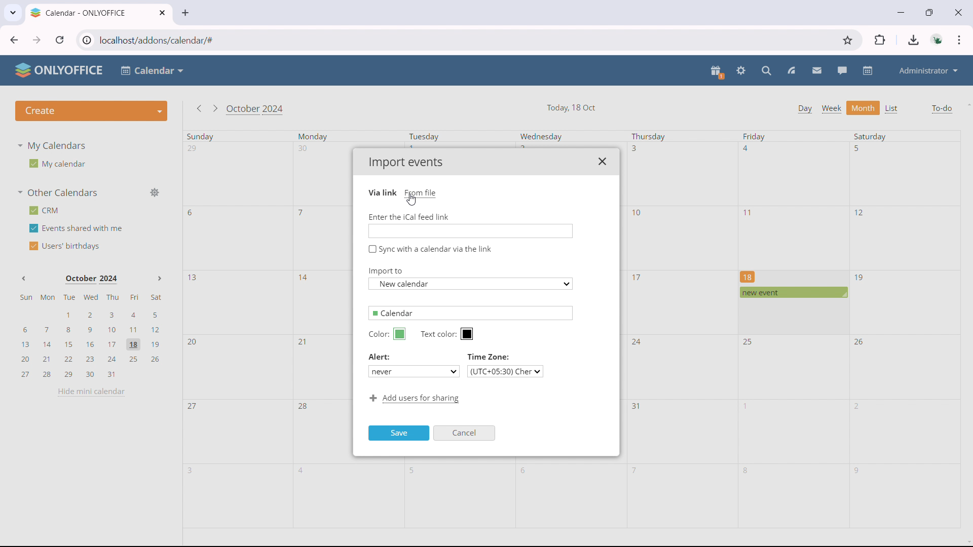 The image size is (973, 547). I want to click on 18, so click(748, 276).